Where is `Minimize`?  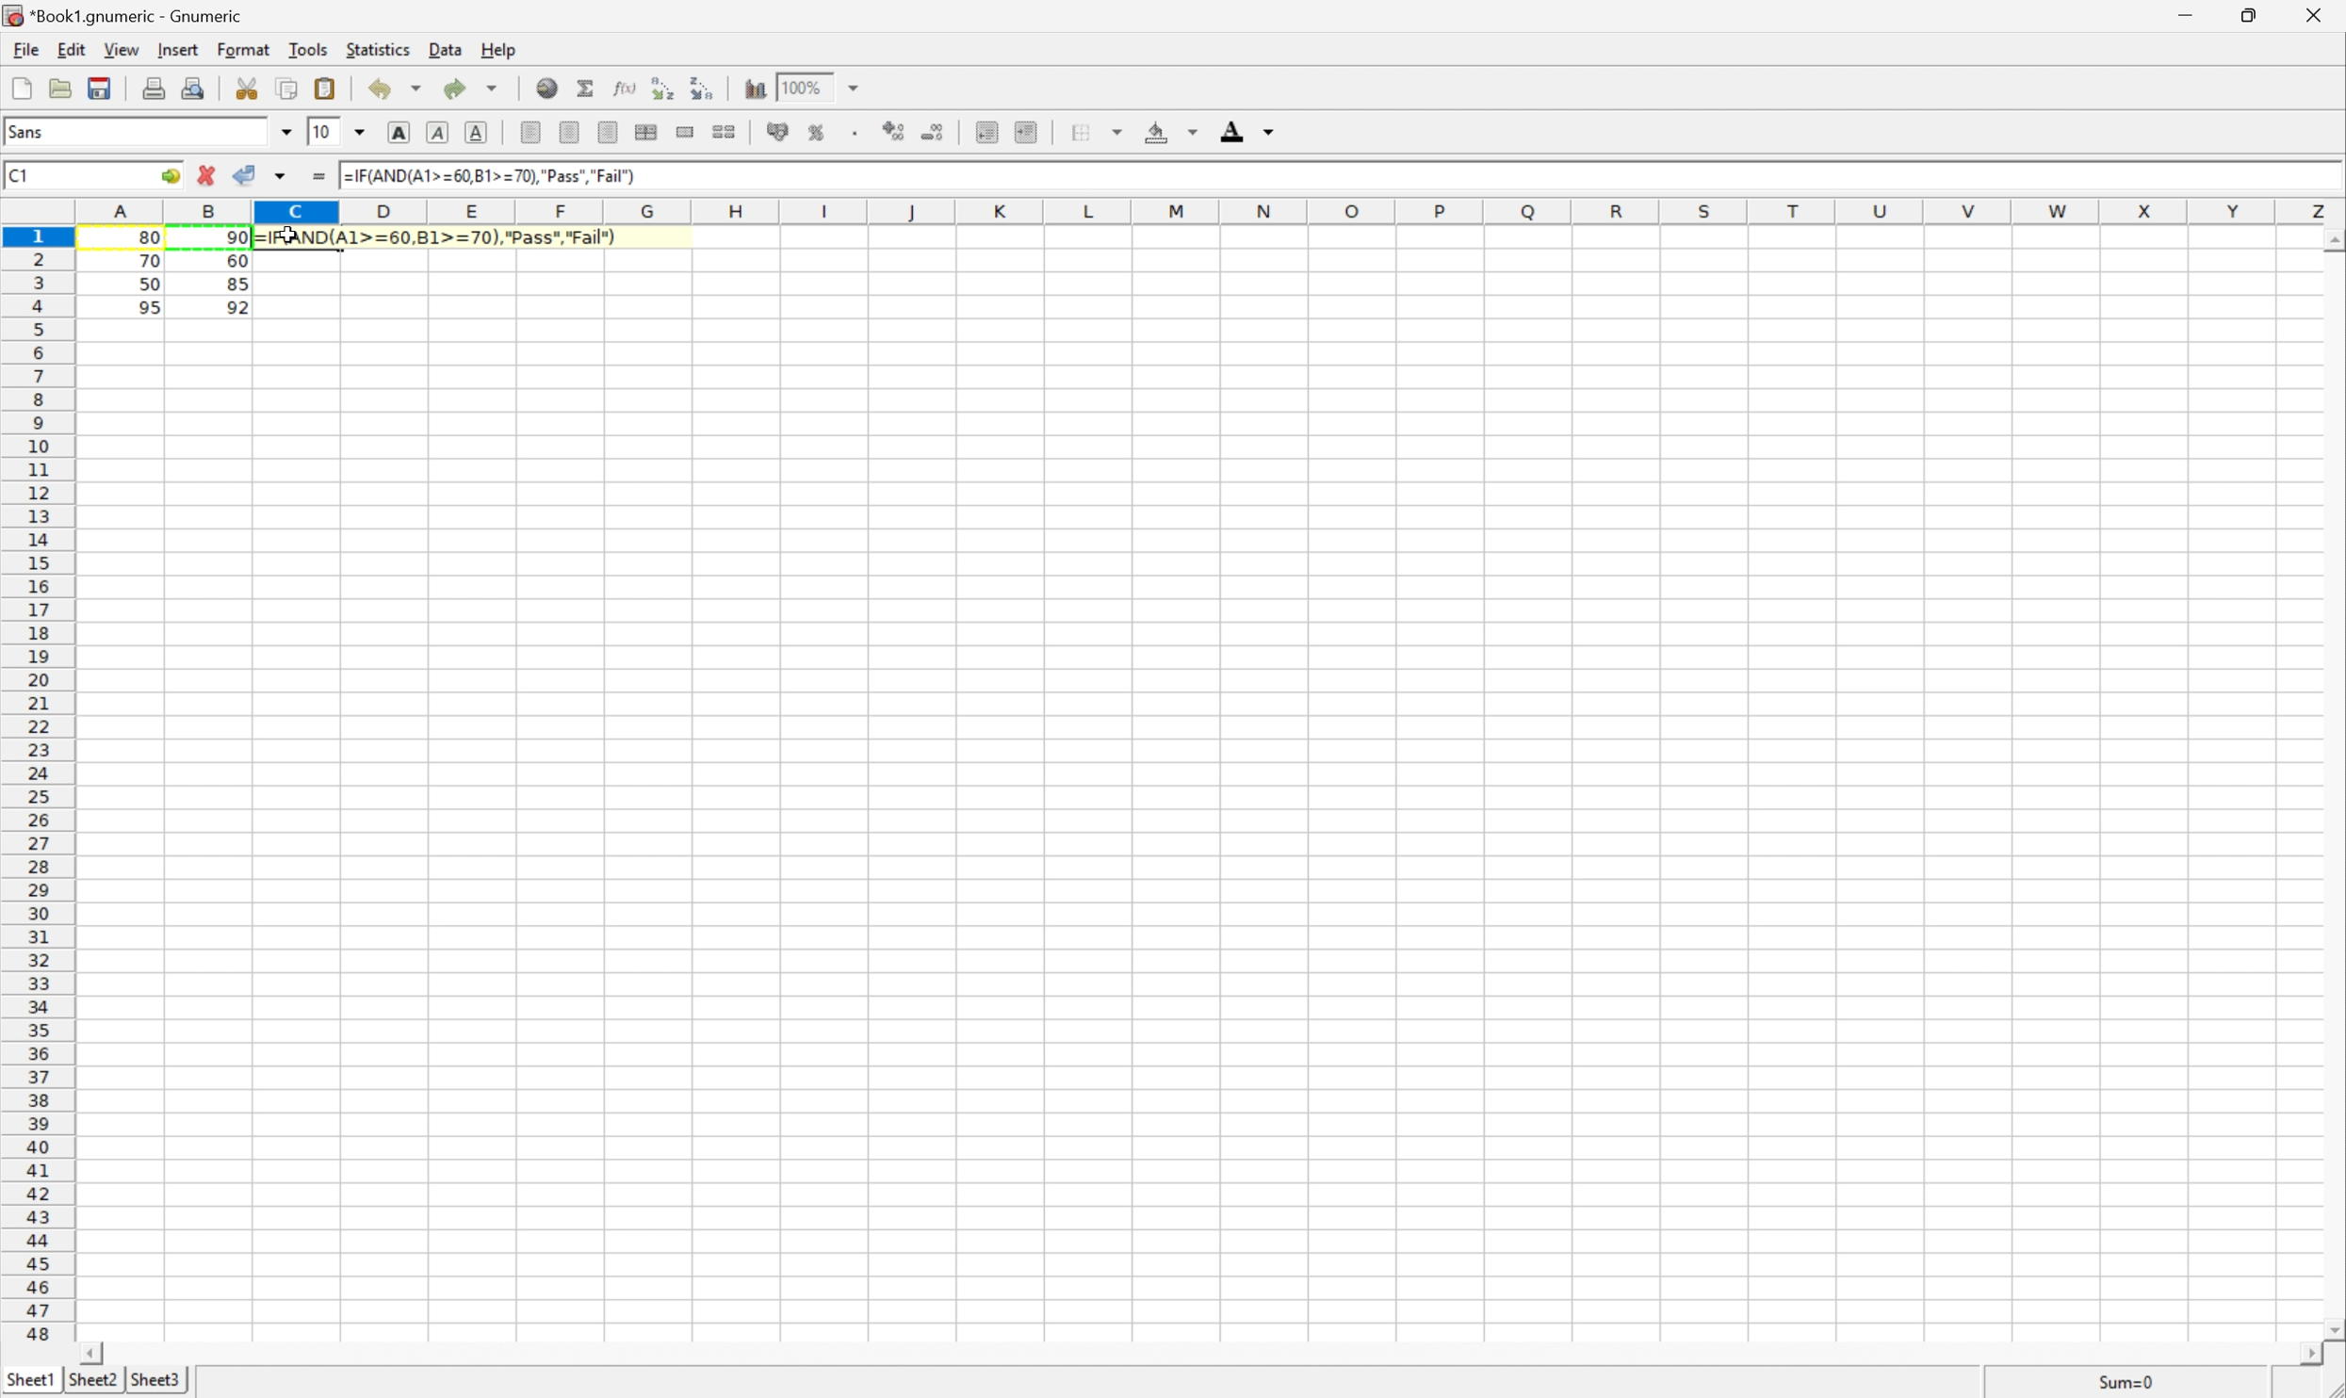 Minimize is located at coordinates (2187, 12).